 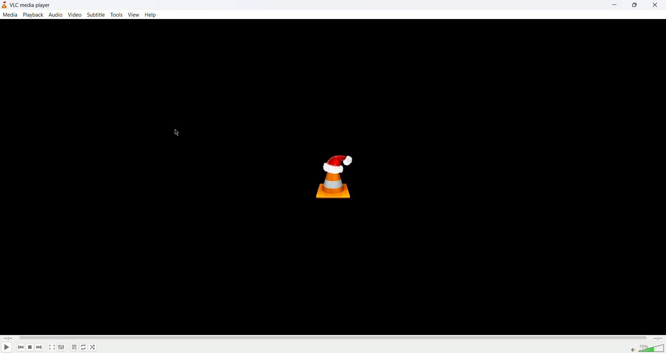 I want to click on stop, so click(x=31, y=348).